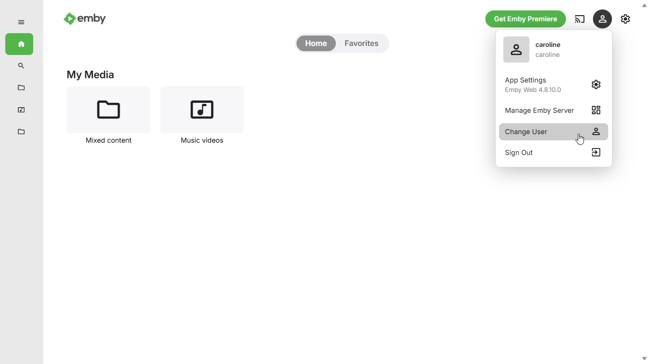 The height and width of the screenshot is (364, 648). I want to click on play on another device, so click(580, 19).